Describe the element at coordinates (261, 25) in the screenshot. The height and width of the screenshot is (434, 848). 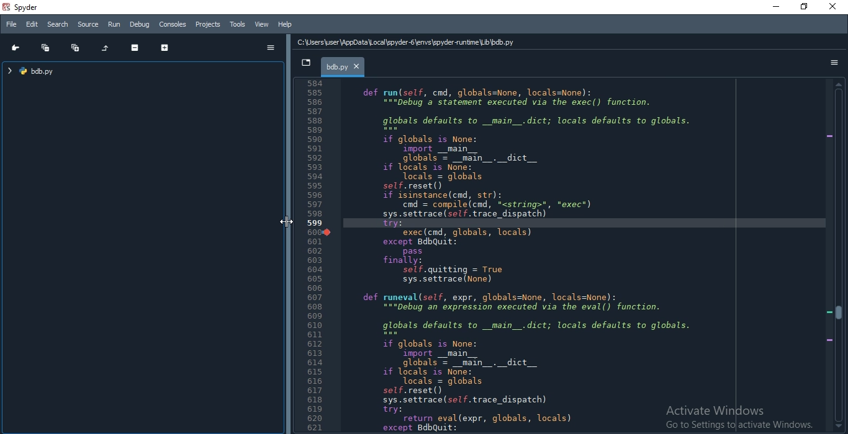
I see `View` at that location.